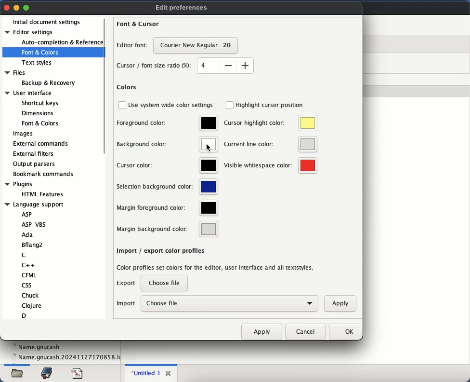 The width and height of the screenshot is (470, 382). Describe the element at coordinates (18, 374) in the screenshot. I see `file` at that location.